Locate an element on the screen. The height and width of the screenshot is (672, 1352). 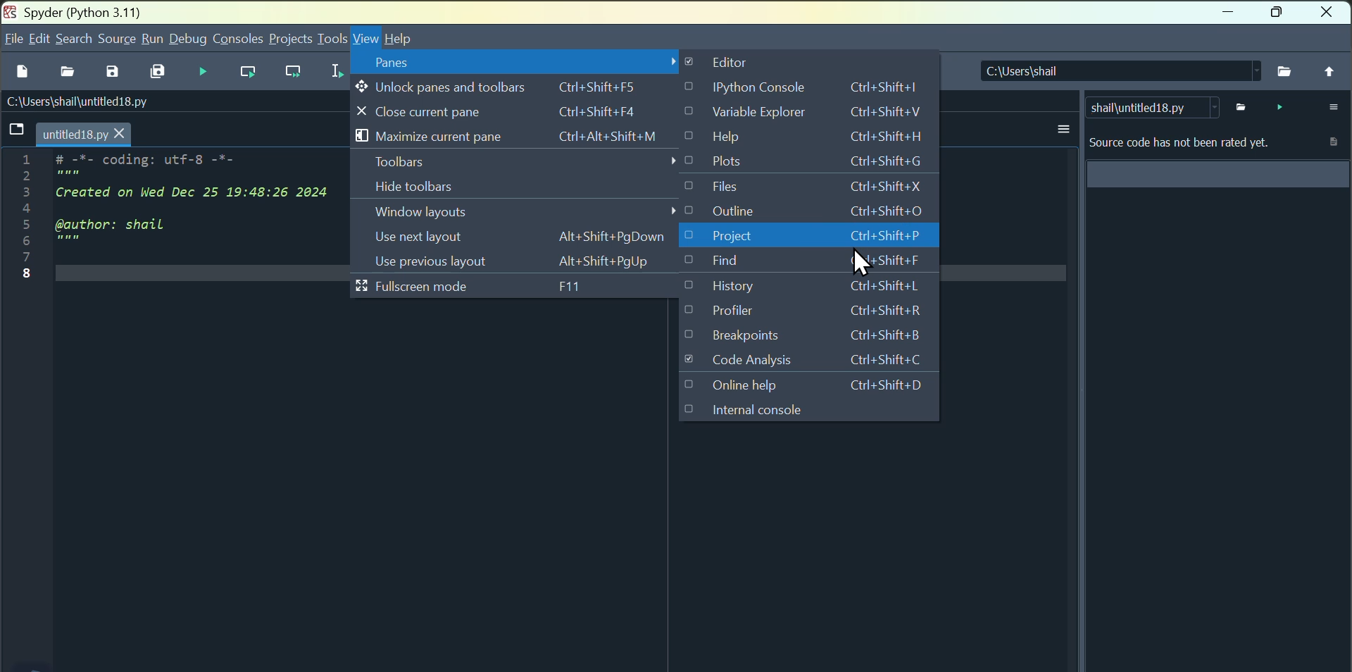
Run Current cell and go to next is located at coordinates (299, 73).